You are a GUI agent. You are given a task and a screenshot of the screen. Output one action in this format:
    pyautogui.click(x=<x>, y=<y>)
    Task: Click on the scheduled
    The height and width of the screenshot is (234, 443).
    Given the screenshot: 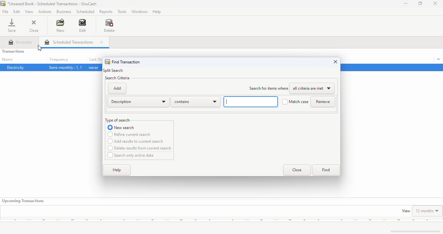 What is the action you would take?
    pyautogui.click(x=85, y=12)
    